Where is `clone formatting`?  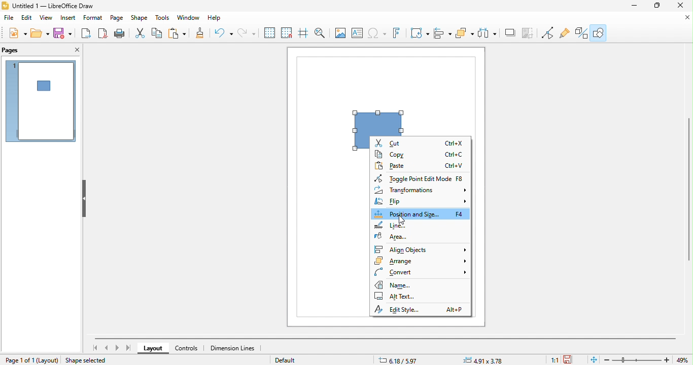
clone formatting is located at coordinates (202, 33).